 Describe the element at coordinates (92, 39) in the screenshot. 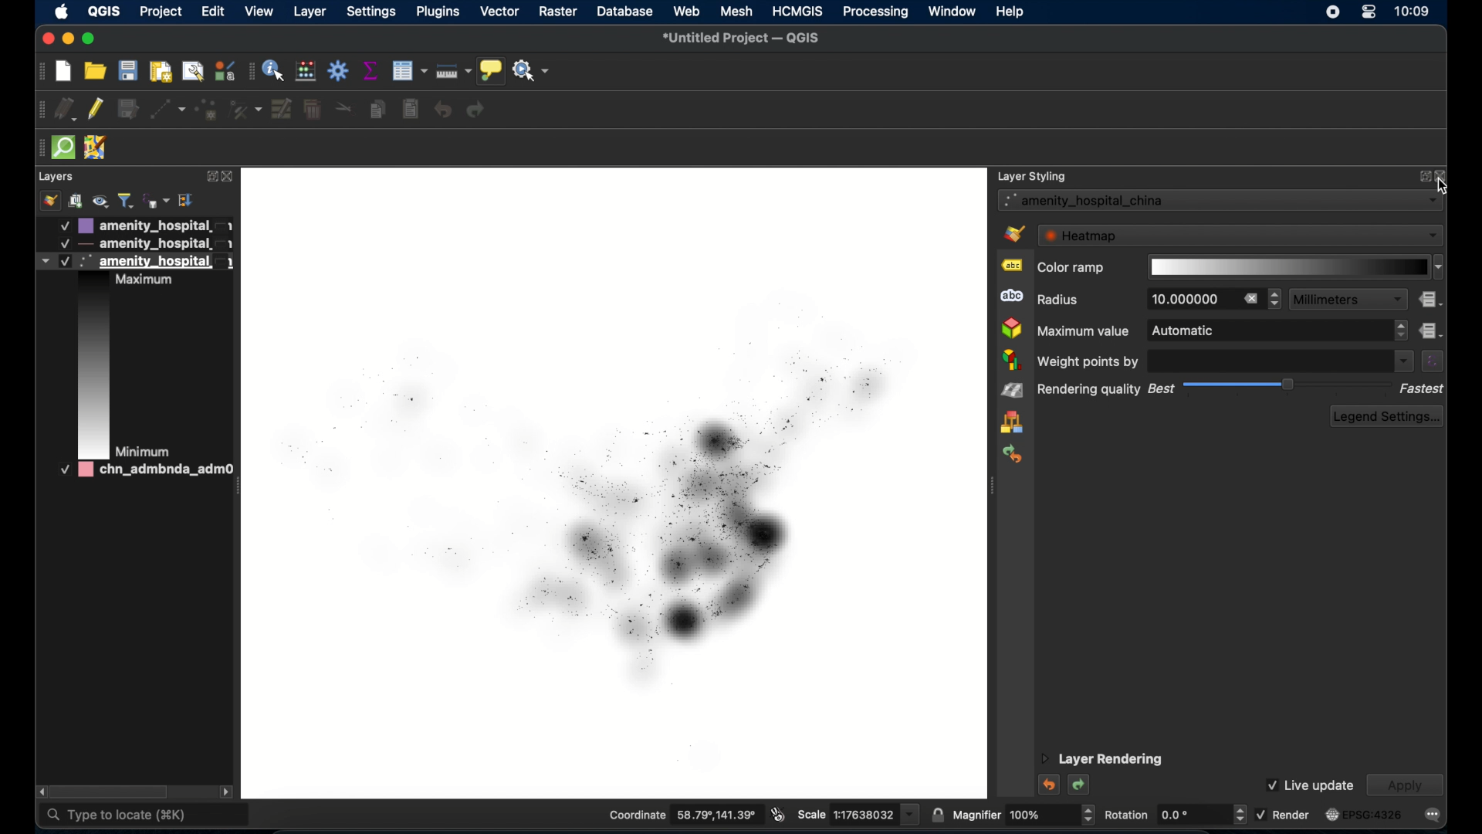

I see `maximize` at that location.